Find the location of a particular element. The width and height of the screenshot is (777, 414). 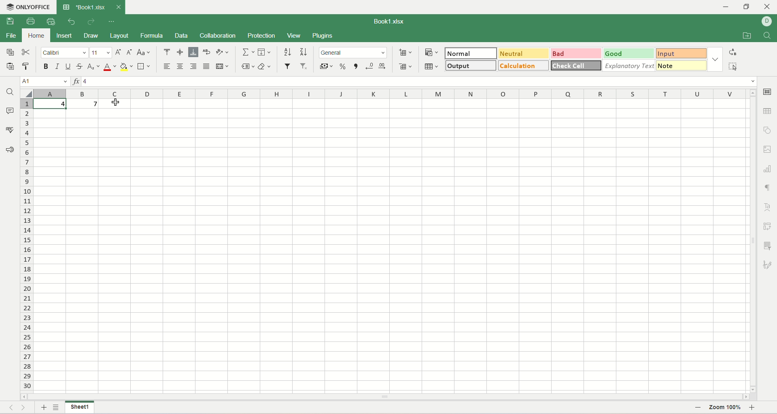

close is located at coordinates (118, 6).